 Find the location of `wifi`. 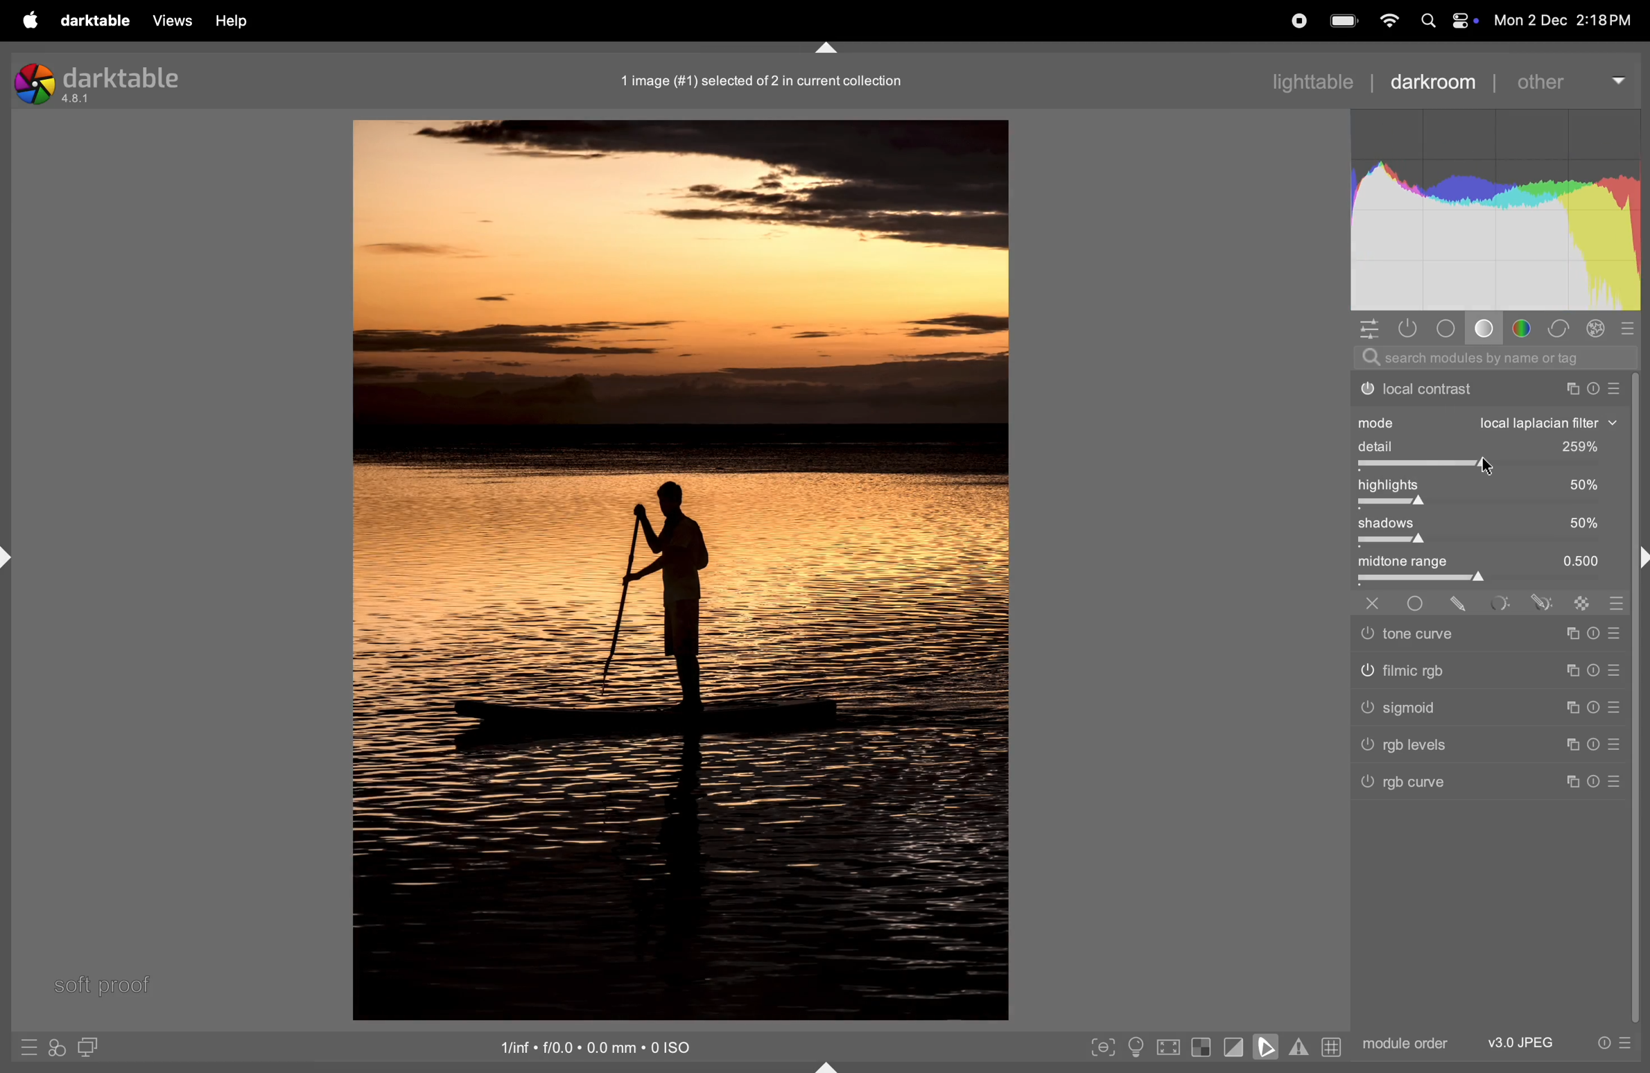

wifi is located at coordinates (1387, 20).